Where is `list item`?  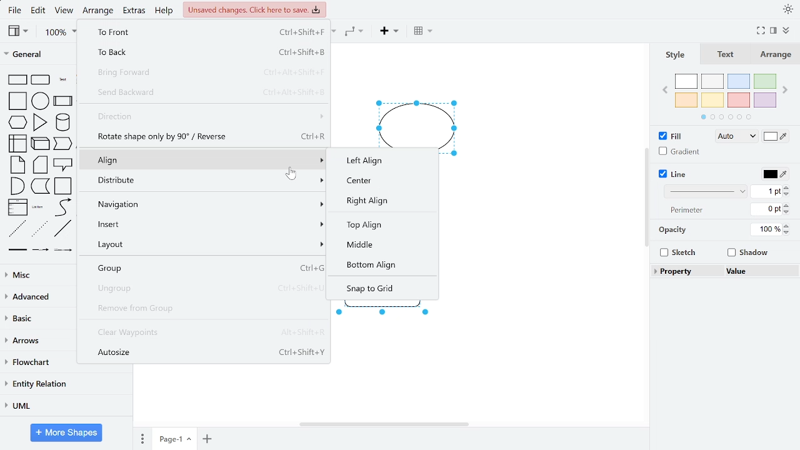 list item is located at coordinates (39, 207).